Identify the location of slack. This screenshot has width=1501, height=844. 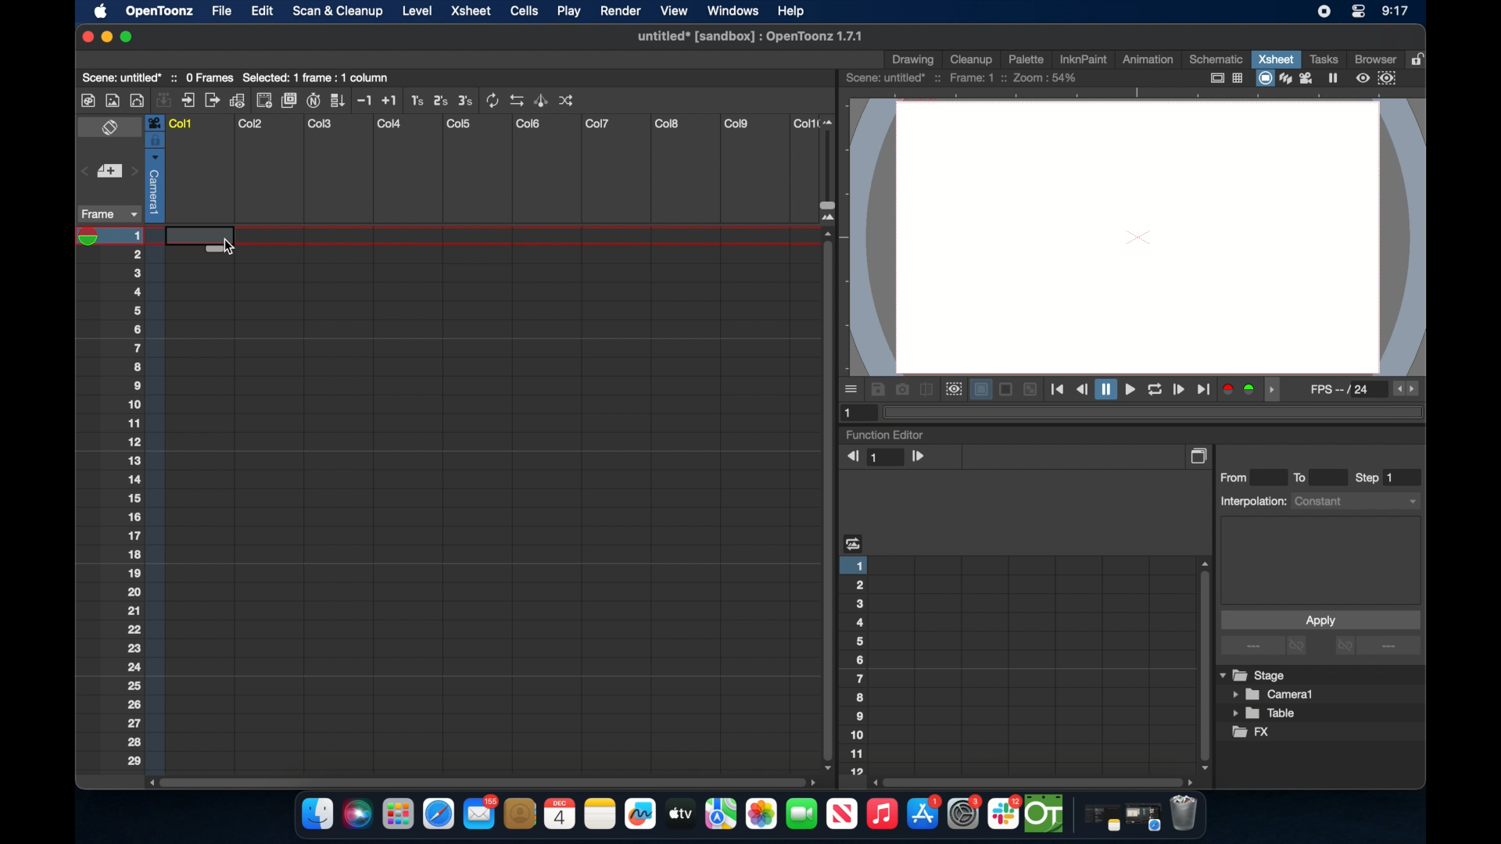
(1005, 814).